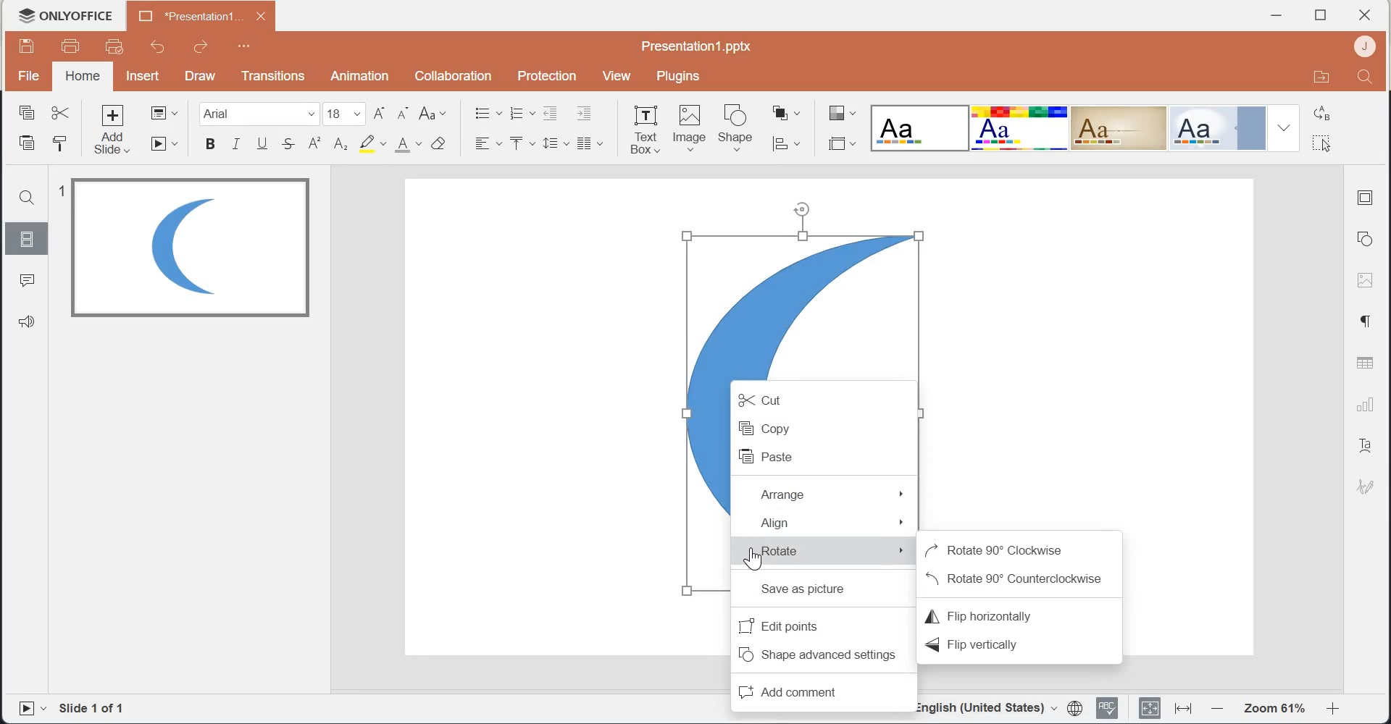 Image resolution: width=1391 pixels, height=724 pixels. What do you see at coordinates (830, 591) in the screenshot?
I see `Save as picture` at bounding box center [830, 591].